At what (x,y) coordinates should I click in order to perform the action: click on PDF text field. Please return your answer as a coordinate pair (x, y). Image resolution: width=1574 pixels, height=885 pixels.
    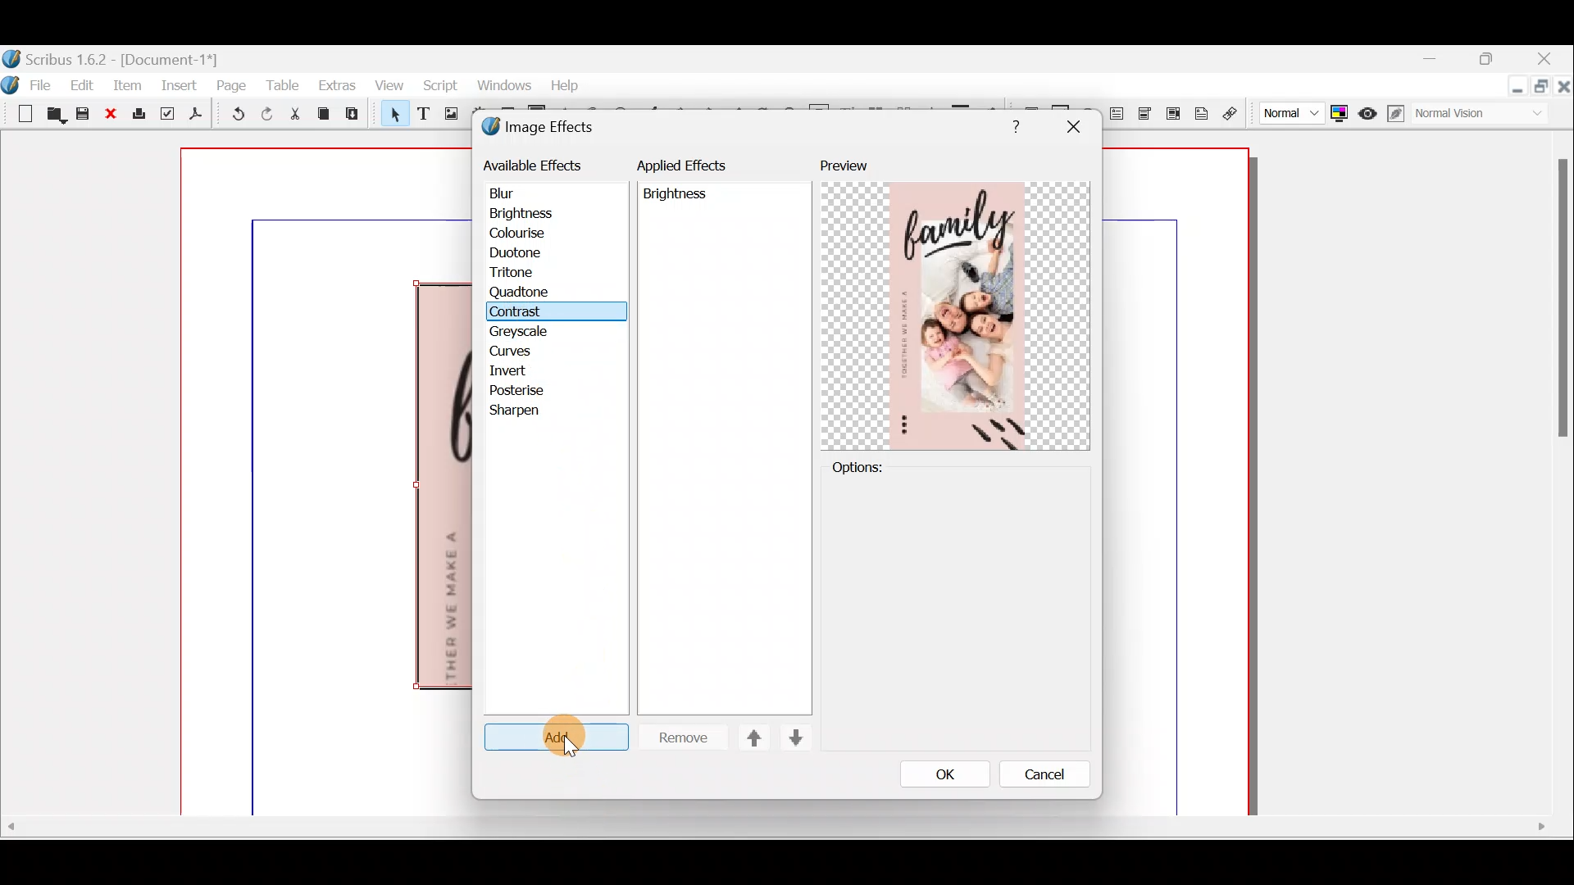
    Looking at the image, I should click on (1117, 114).